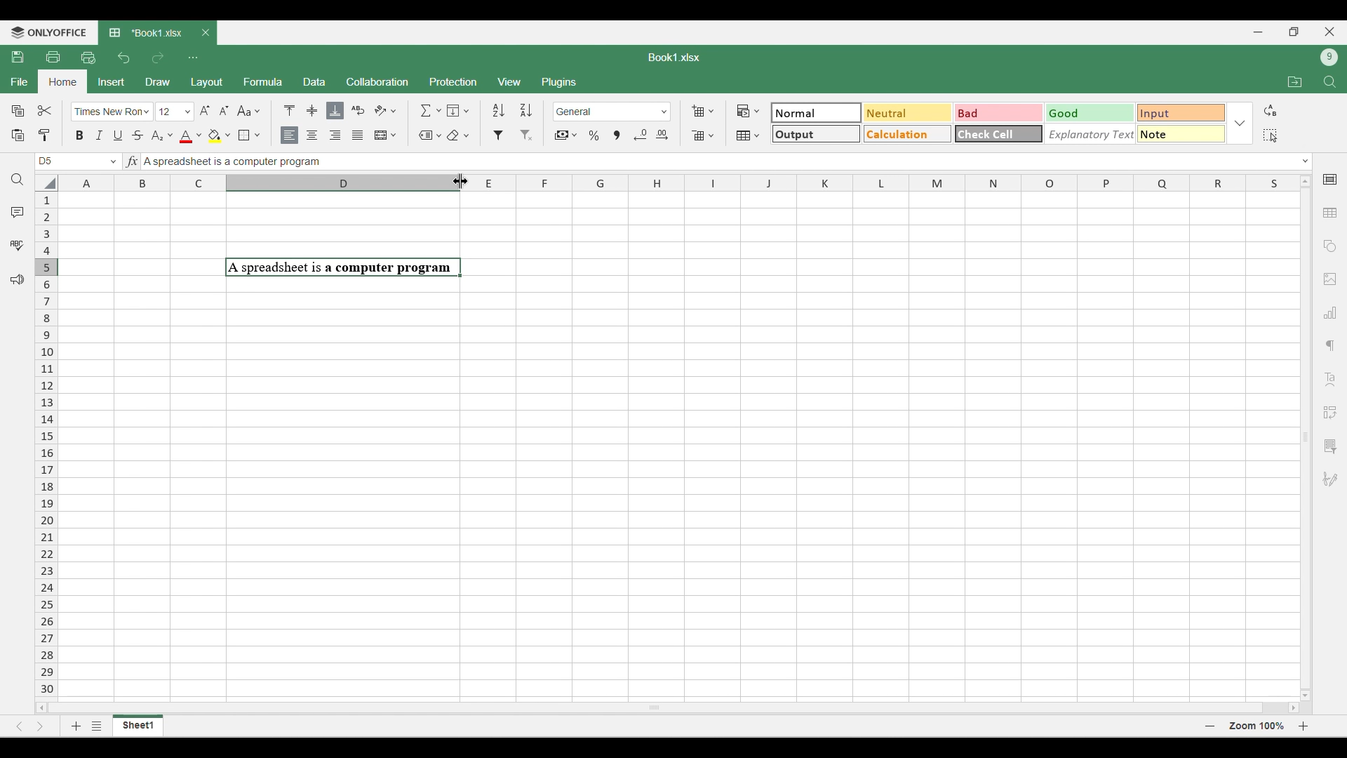 This screenshot has height=758, width=1347. I want to click on Minimize, so click(1259, 32).